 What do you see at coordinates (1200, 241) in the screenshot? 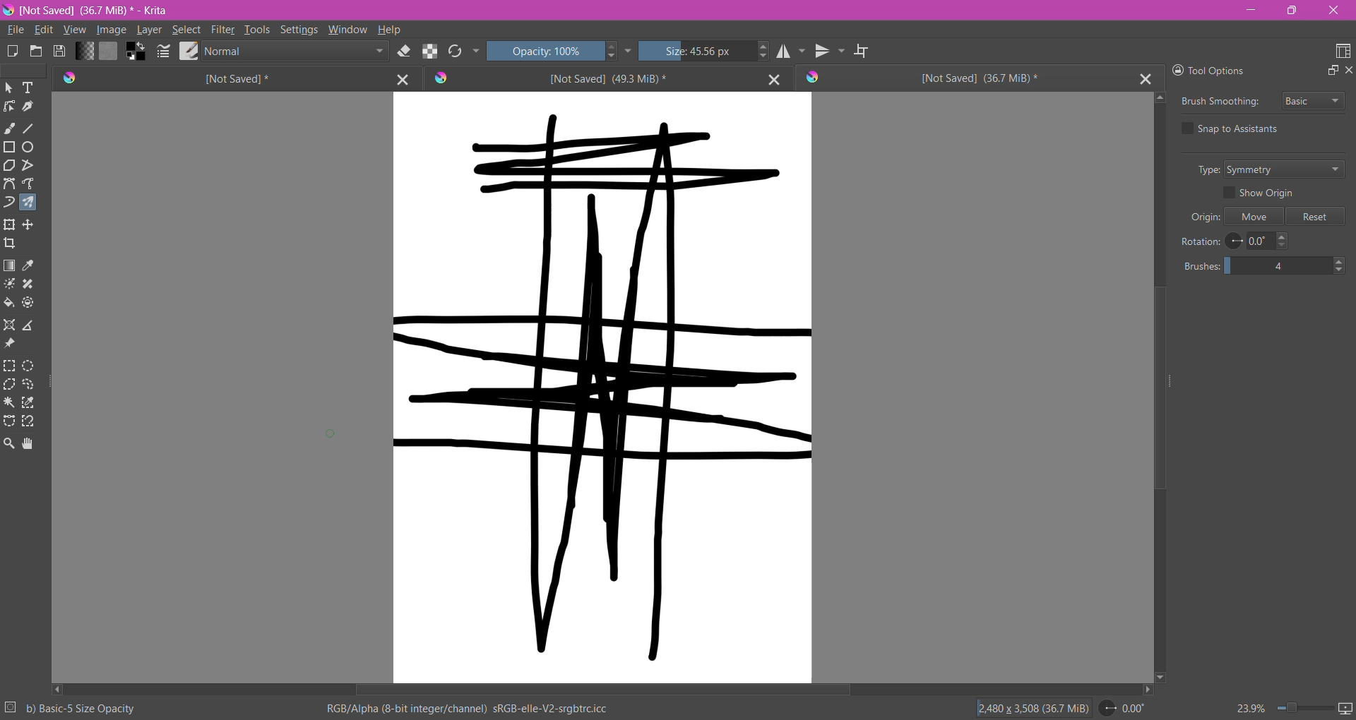
I see `Rotation` at bounding box center [1200, 241].